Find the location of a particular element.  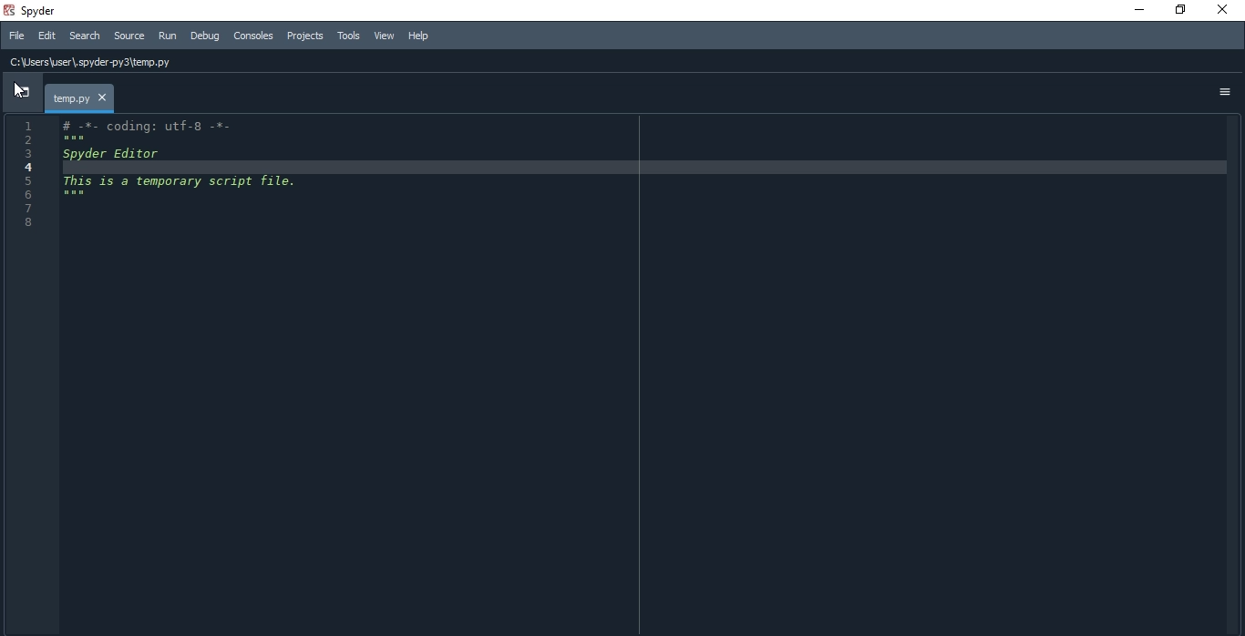

6 mew is located at coordinates (56, 195).